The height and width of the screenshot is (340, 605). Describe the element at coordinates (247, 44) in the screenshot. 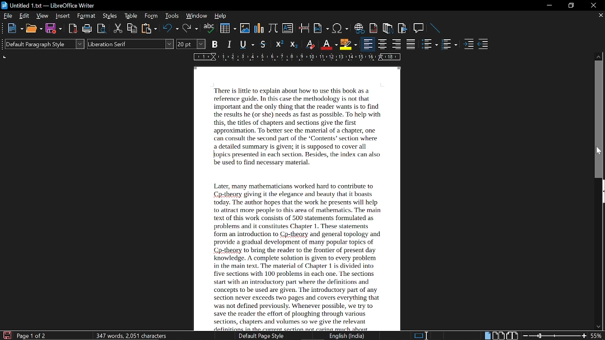

I see `underline` at that location.